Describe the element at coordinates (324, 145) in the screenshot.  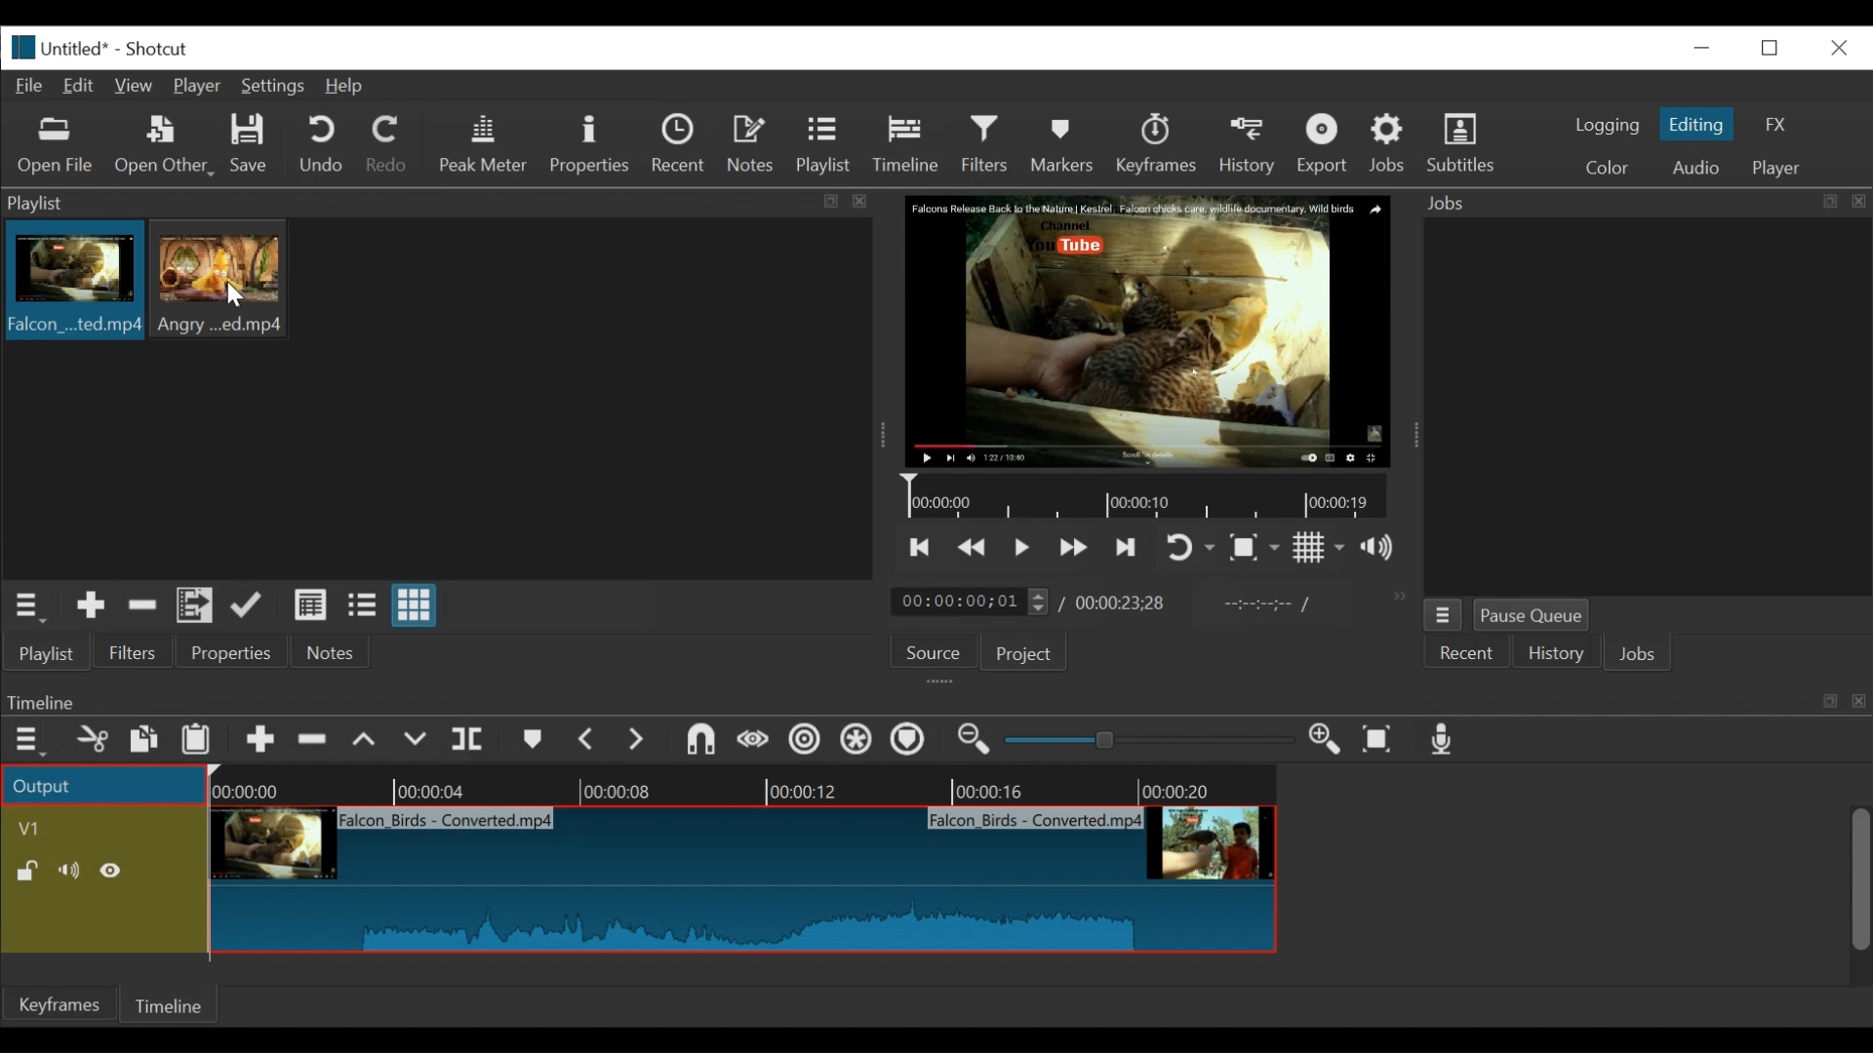
I see `Undo` at that location.